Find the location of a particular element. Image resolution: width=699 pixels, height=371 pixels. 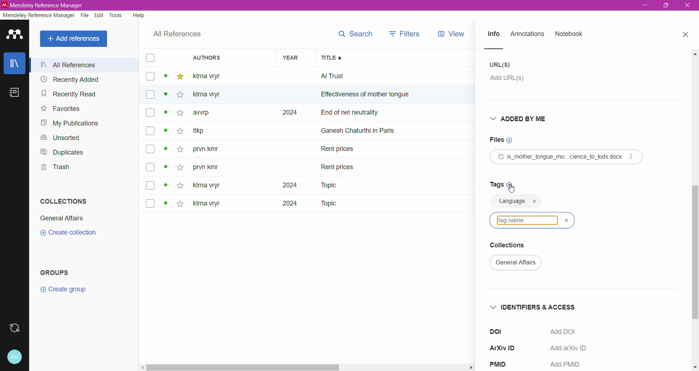

Click to add Tags is located at coordinates (501, 184).